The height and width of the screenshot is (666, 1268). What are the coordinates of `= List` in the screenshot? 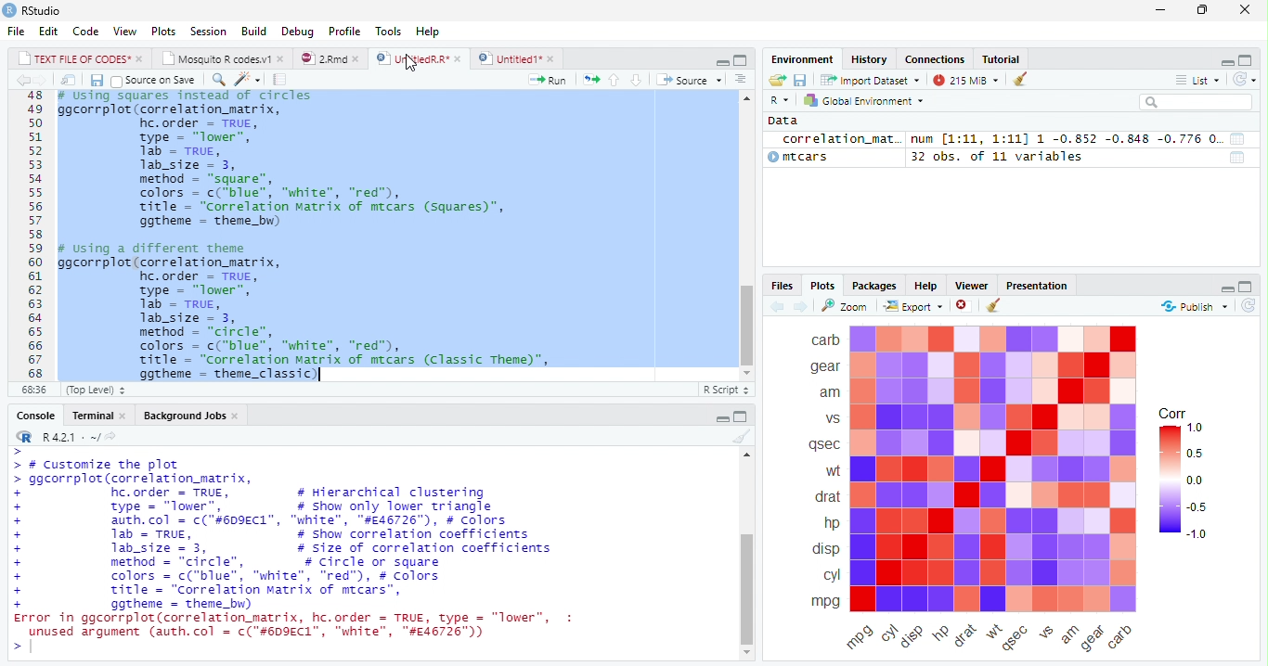 It's located at (1199, 81).